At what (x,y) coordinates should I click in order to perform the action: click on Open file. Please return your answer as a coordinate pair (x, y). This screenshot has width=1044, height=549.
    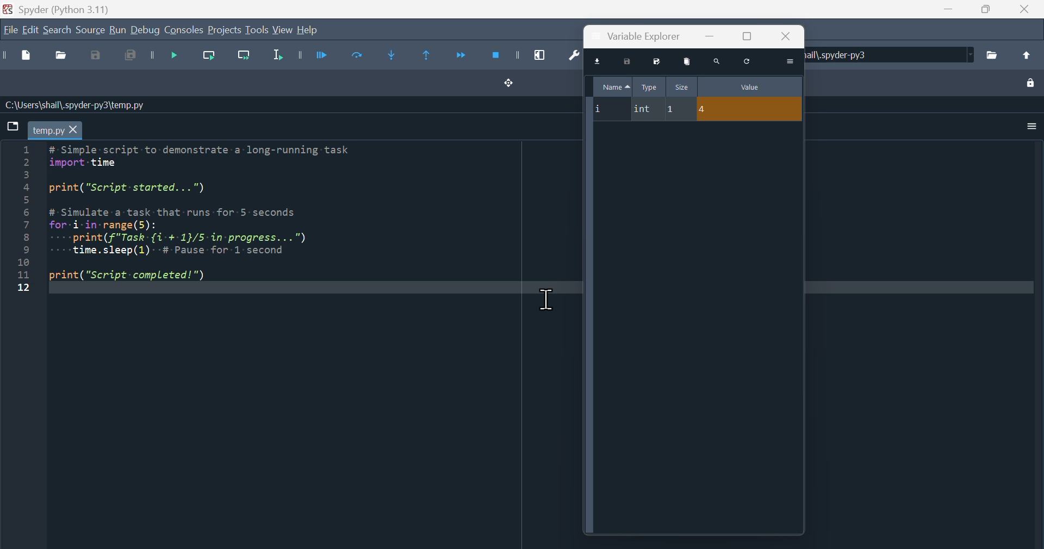
    Looking at the image, I should click on (60, 57).